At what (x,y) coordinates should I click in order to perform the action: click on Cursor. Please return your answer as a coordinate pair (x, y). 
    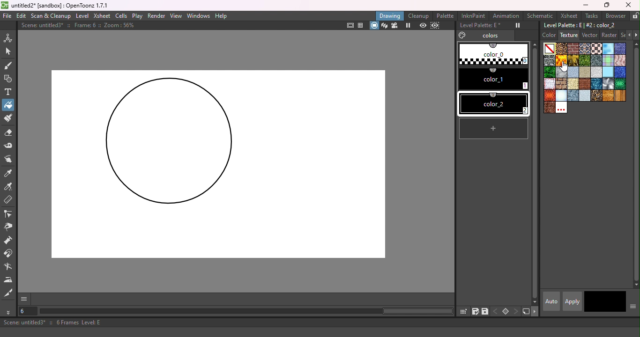
    Looking at the image, I should click on (17, 105).